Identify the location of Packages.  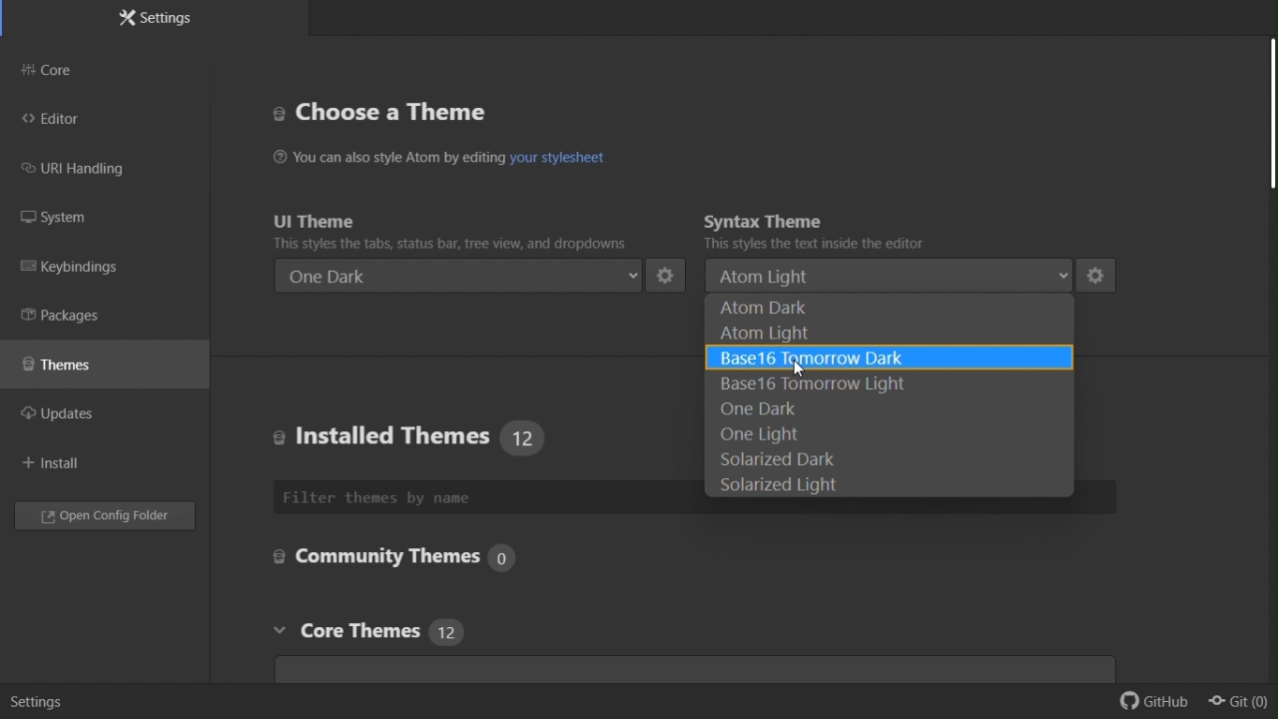
(83, 318).